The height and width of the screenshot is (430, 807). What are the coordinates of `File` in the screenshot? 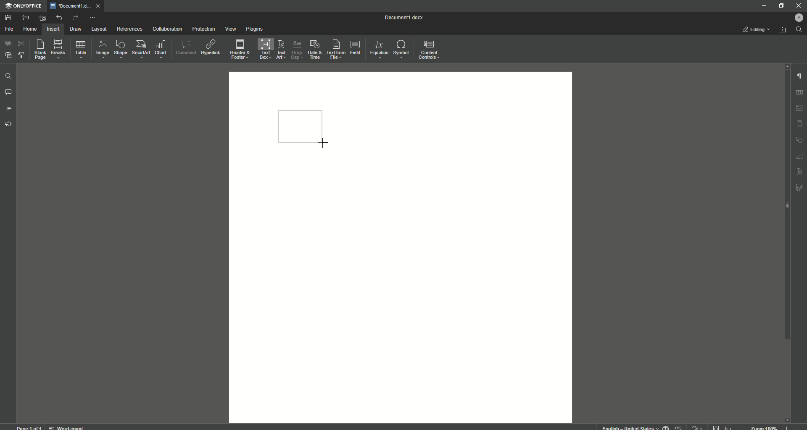 It's located at (9, 29).